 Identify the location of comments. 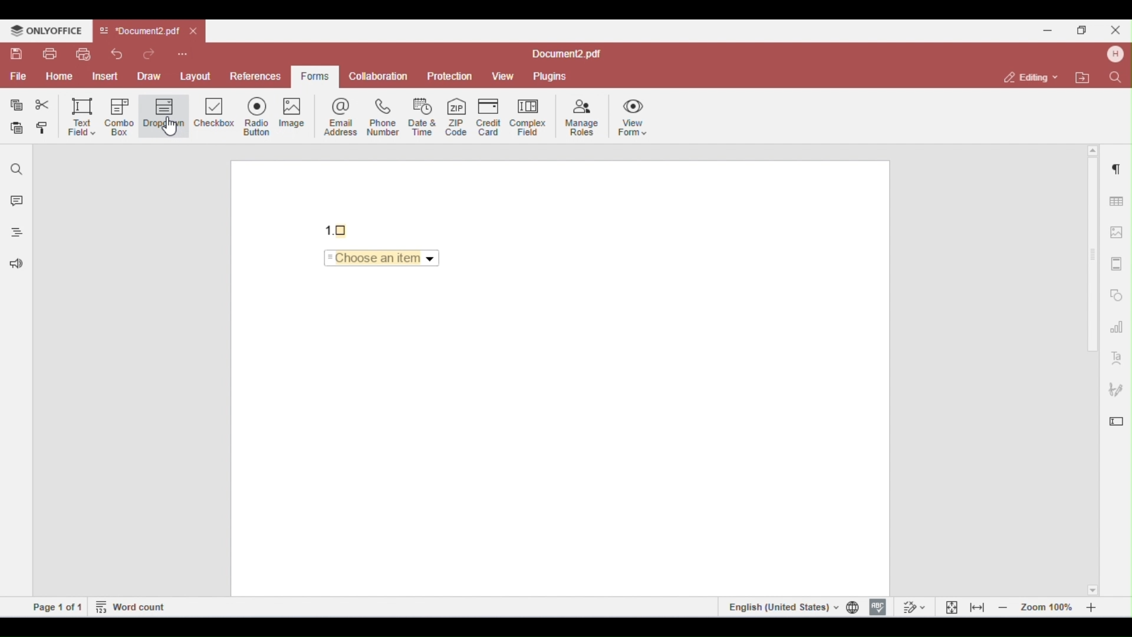
(14, 202).